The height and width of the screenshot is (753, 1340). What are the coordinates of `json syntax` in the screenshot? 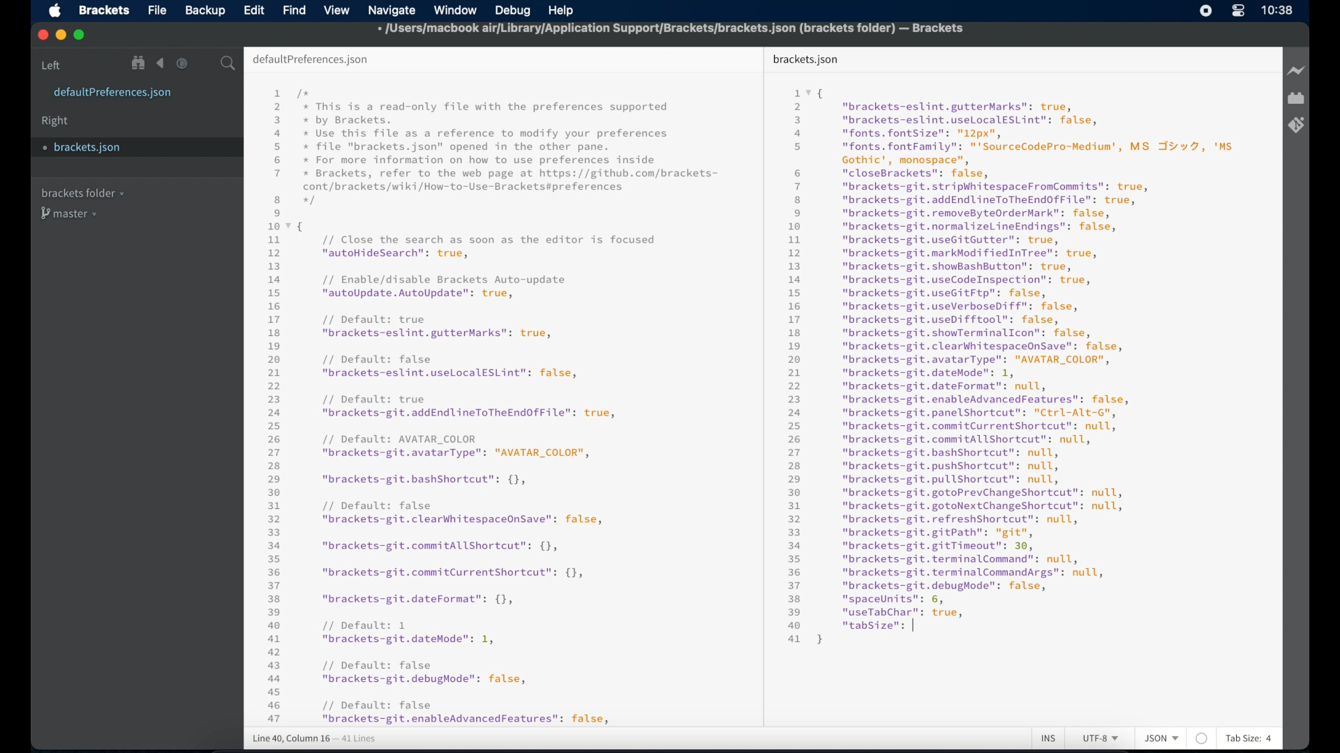 It's located at (492, 406).